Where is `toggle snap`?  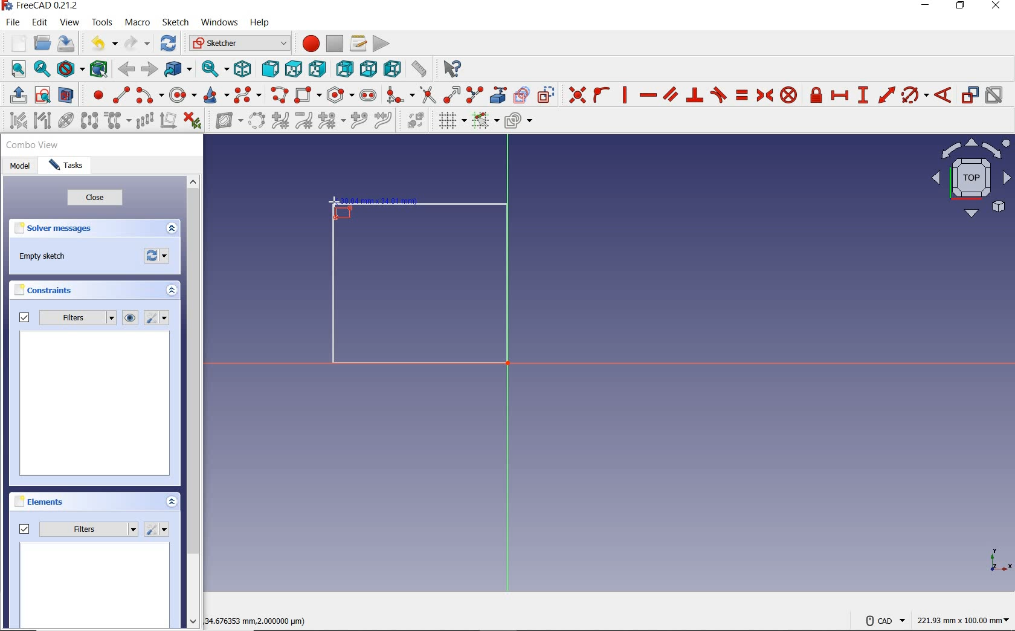
toggle snap is located at coordinates (485, 121).